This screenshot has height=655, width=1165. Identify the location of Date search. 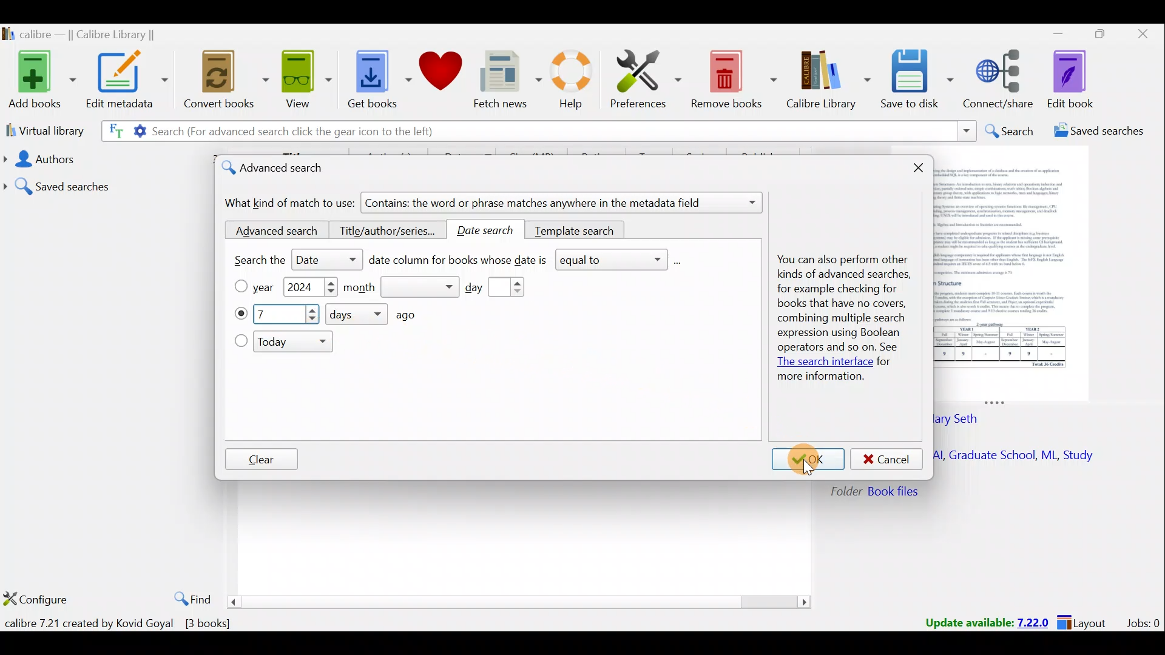
(491, 230).